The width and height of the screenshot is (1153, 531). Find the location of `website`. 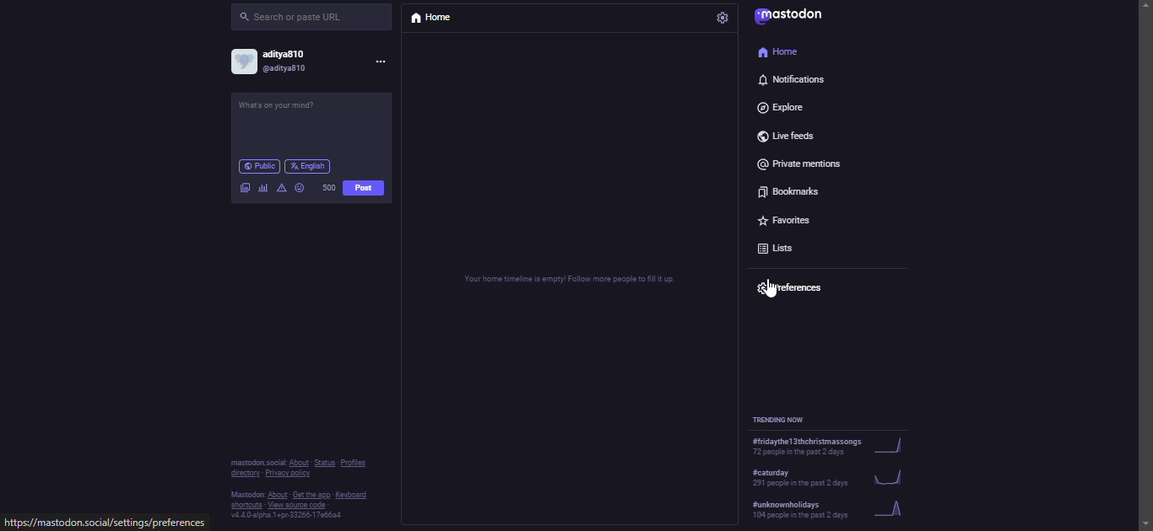

website is located at coordinates (106, 523).